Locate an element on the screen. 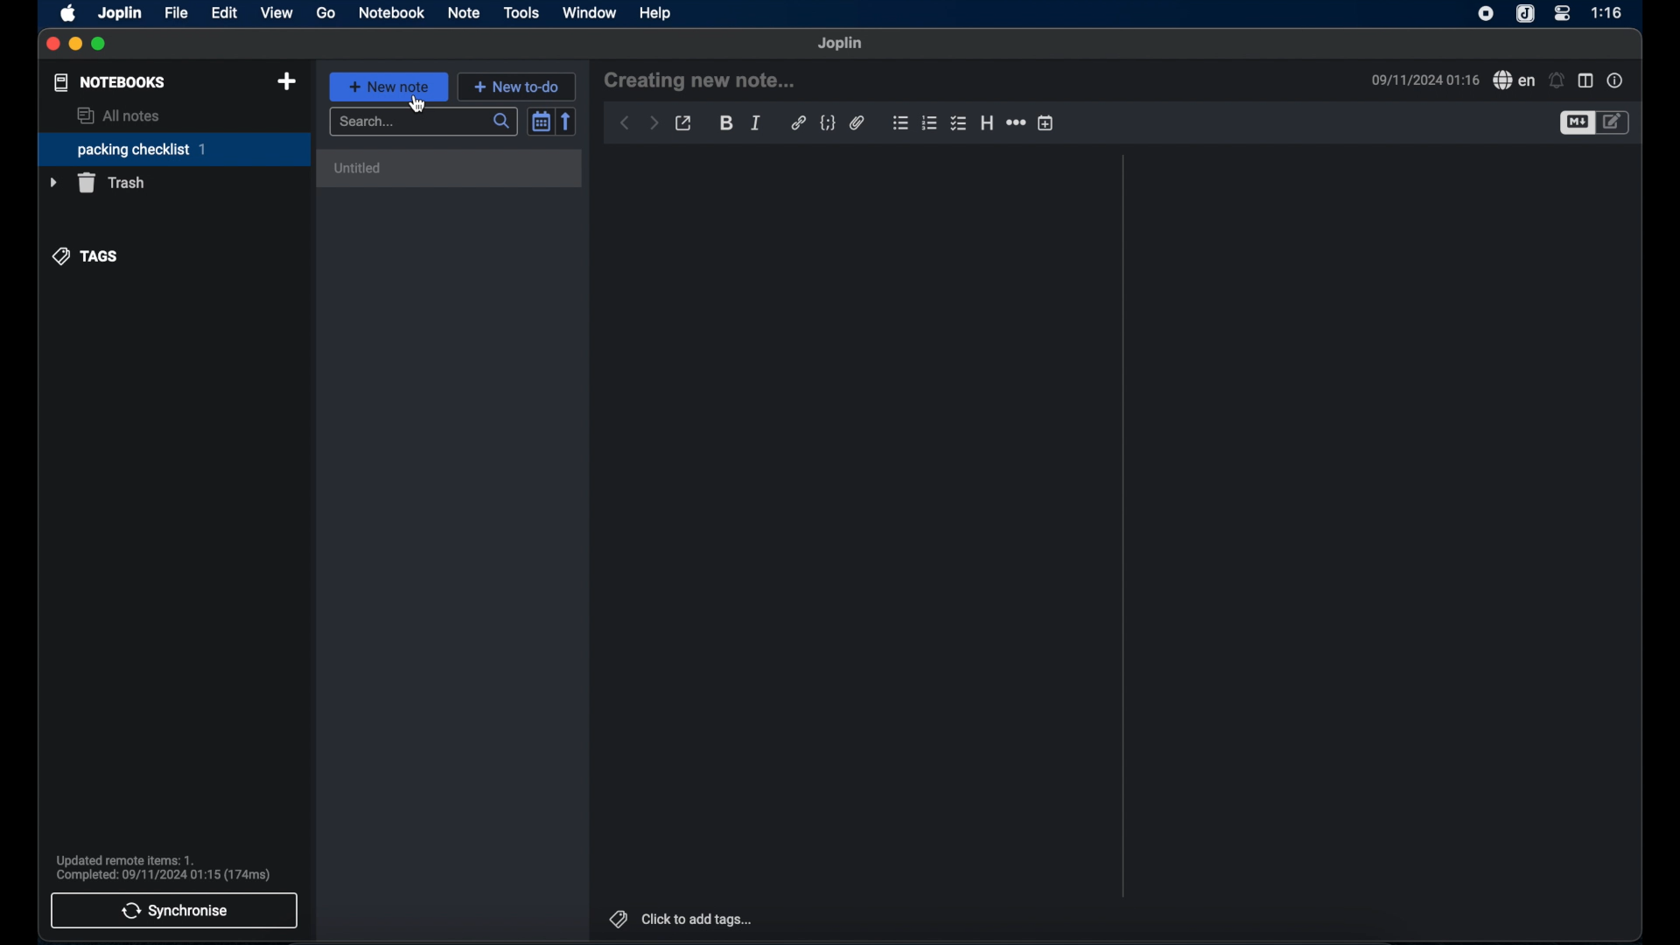 Image resolution: width=1680 pixels, height=945 pixels. back is located at coordinates (625, 123).